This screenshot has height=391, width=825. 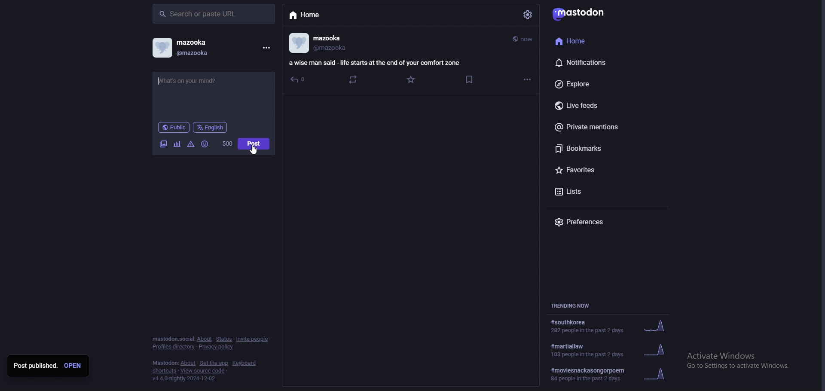 What do you see at coordinates (212, 95) in the screenshot?
I see `status` at bounding box center [212, 95].